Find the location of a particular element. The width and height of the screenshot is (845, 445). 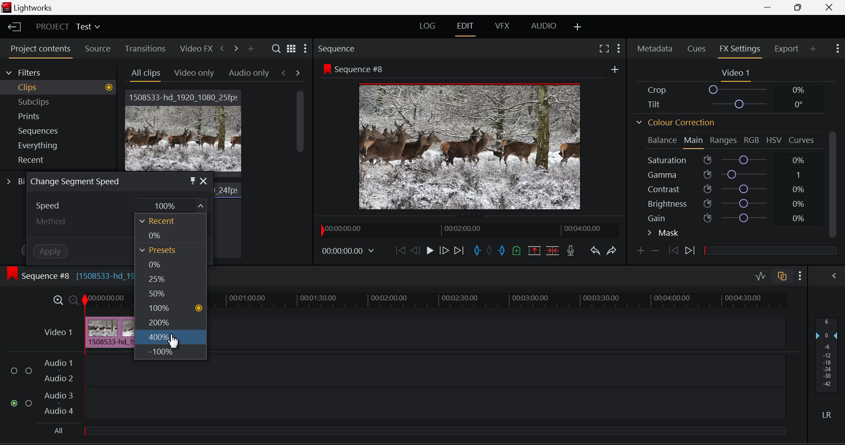

Speed Dropdown is located at coordinates (53, 205).